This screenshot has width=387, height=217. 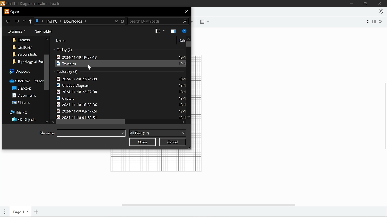 I want to click on Show the preview pane, so click(x=173, y=31).